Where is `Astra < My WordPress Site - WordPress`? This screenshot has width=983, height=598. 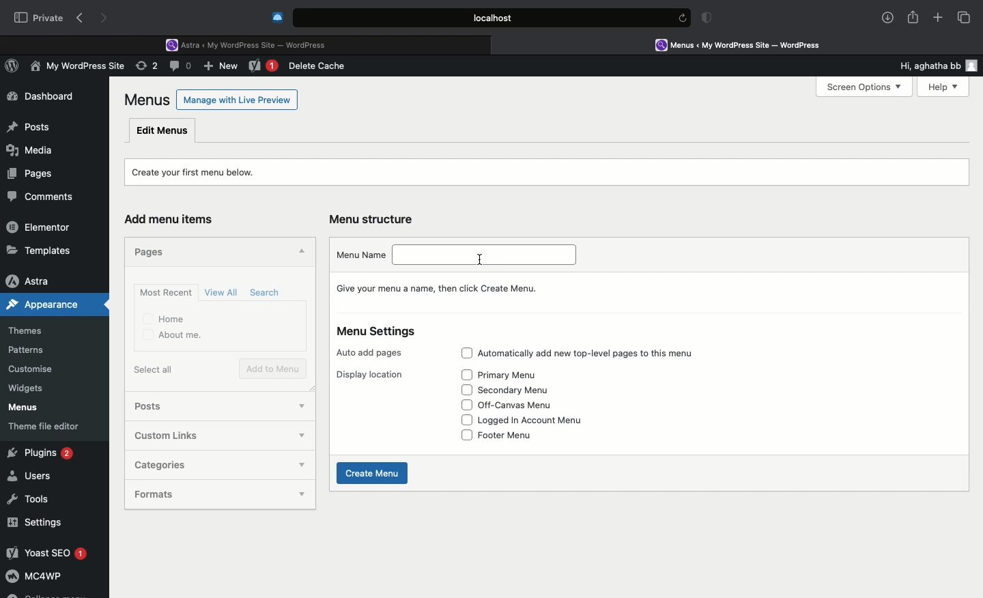 Astra < My WordPress Site - WordPress is located at coordinates (251, 44).